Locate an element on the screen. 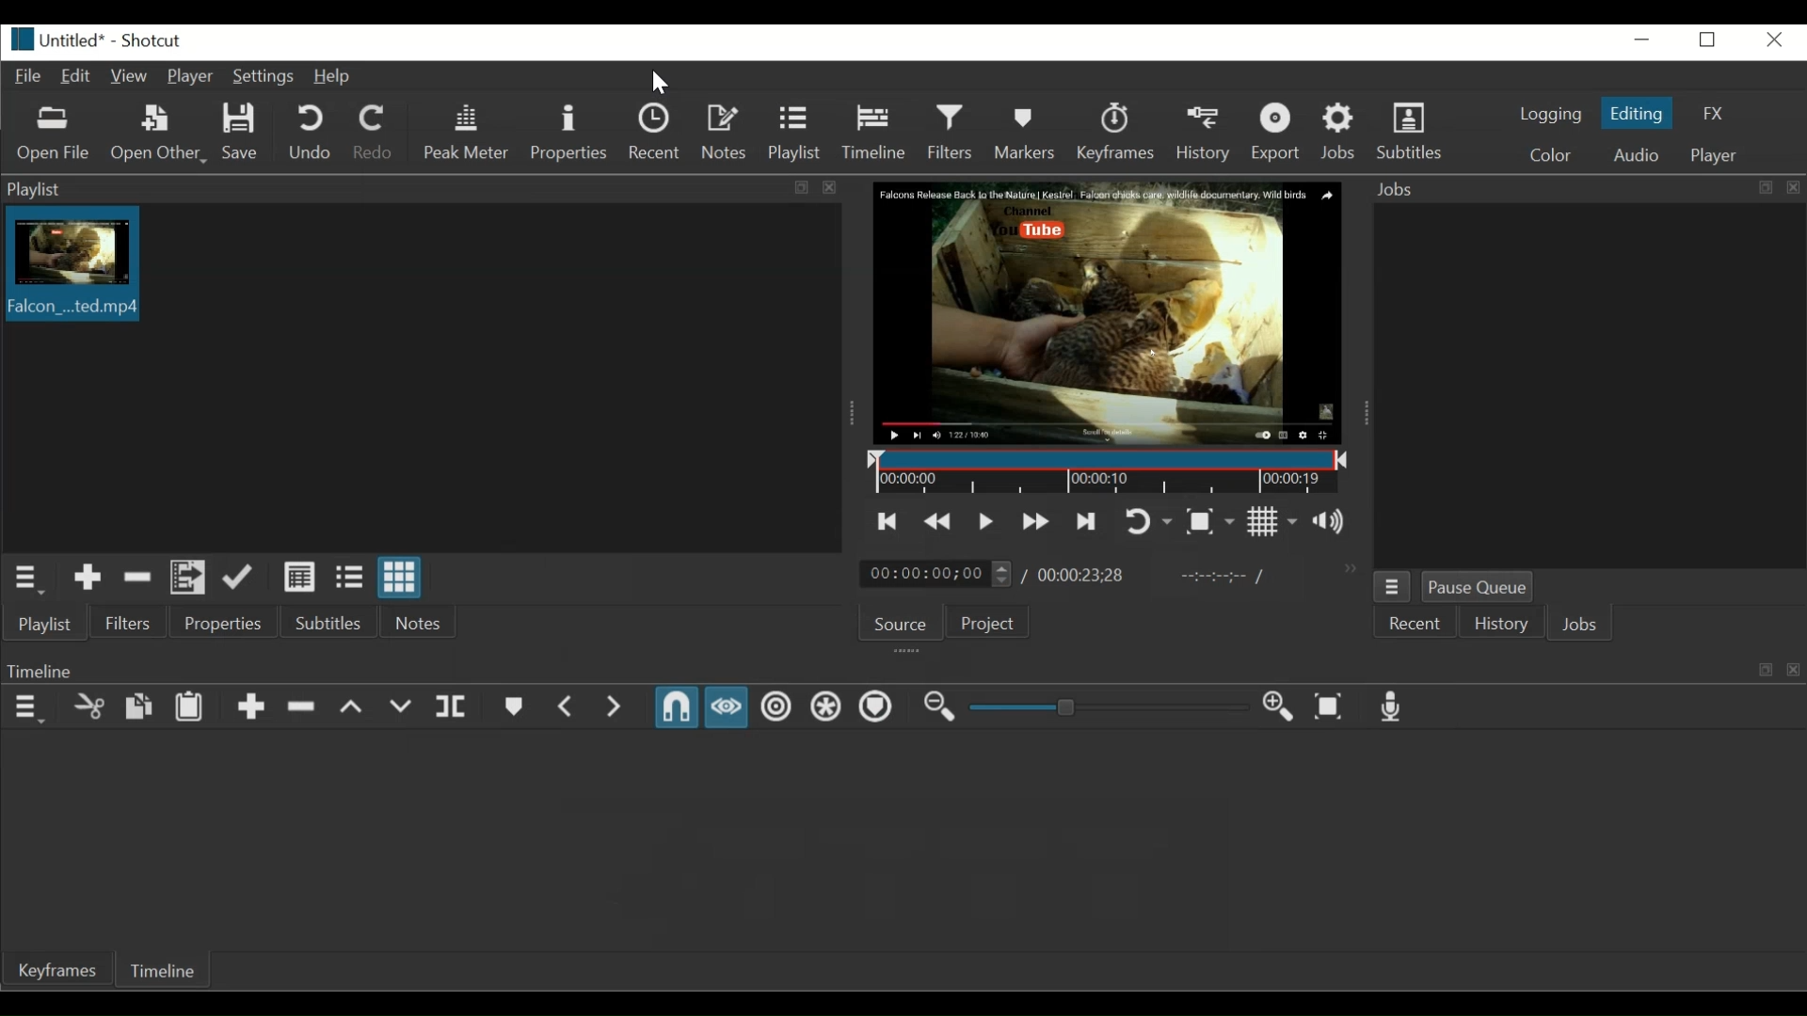  Zoom timeline to fit is located at coordinates (1329, 706).